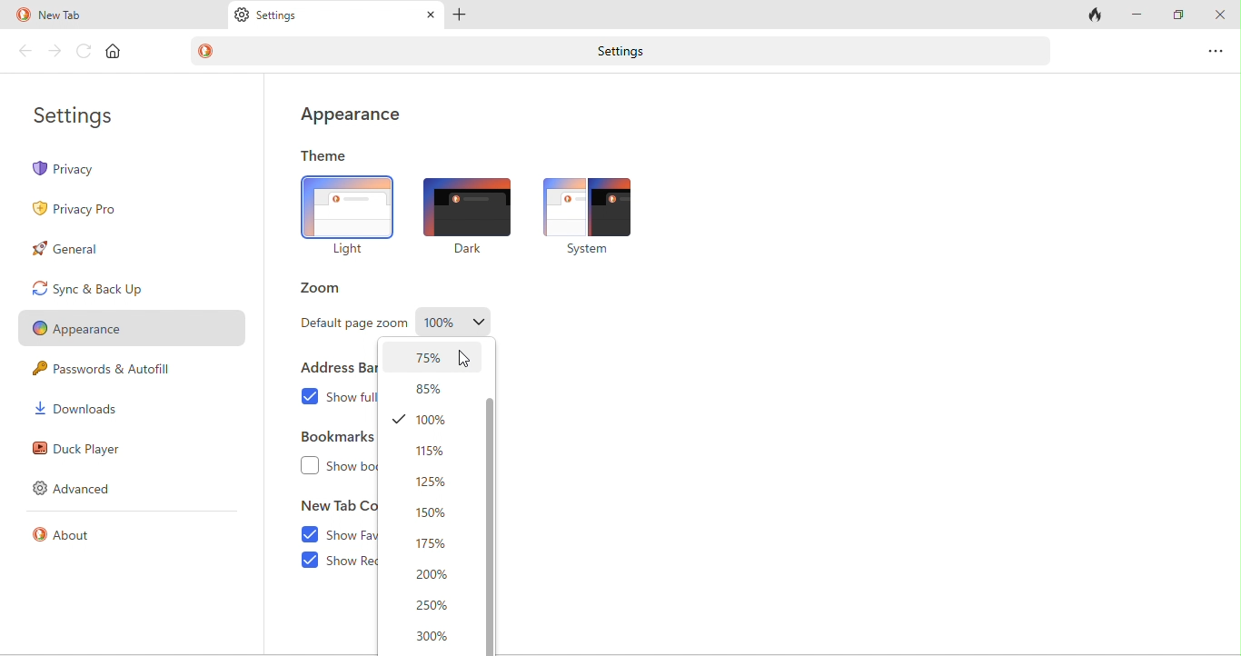  Describe the element at coordinates (589, 205) in the screenshot. I see `system` at that location.